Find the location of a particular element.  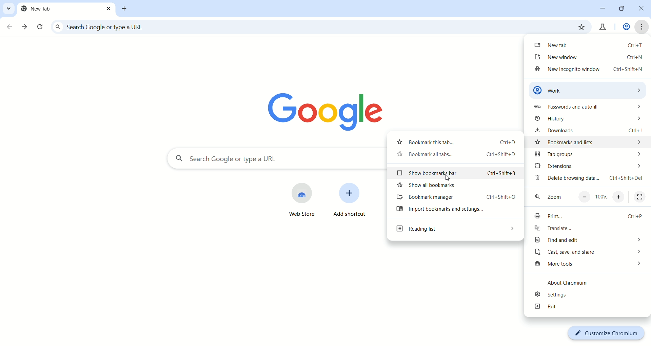

cast, save and share is located at coordinates (588, 253).